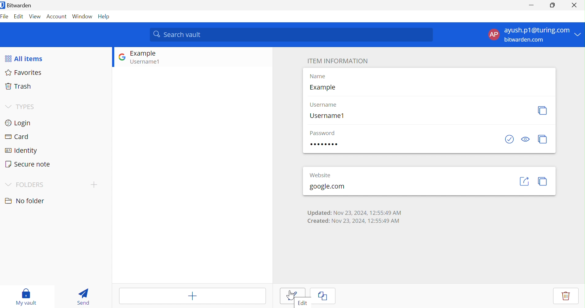  What do you see at coordinates (292, 296) in the screenshot?
I see `Edit` at bounding box center [292, 296].